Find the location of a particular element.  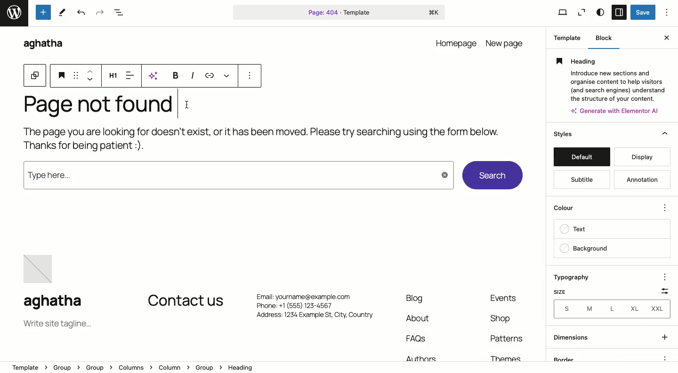

Undo is located at coordinates (81, 13).